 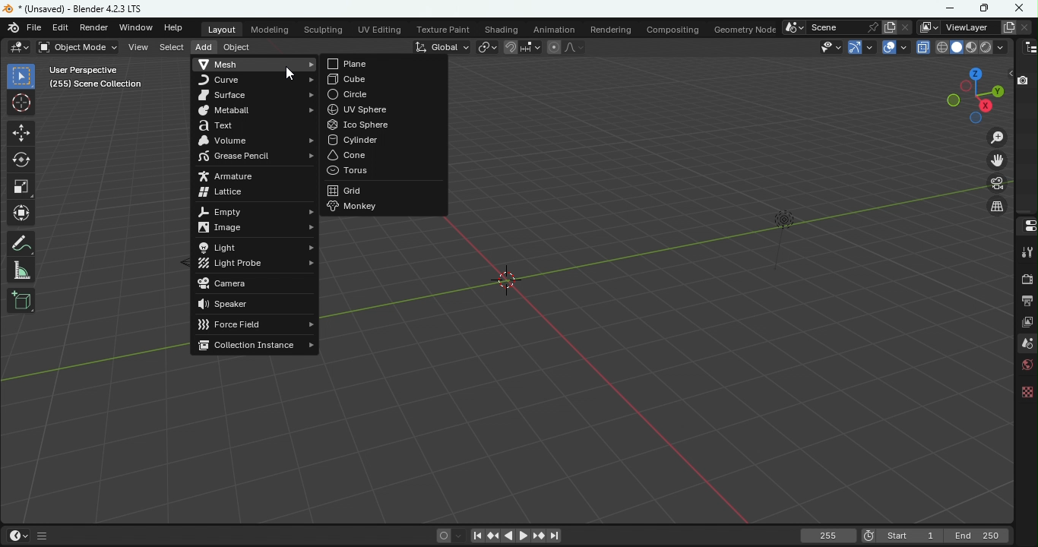 I want to click on New Scene, so click(x=889, y=27).